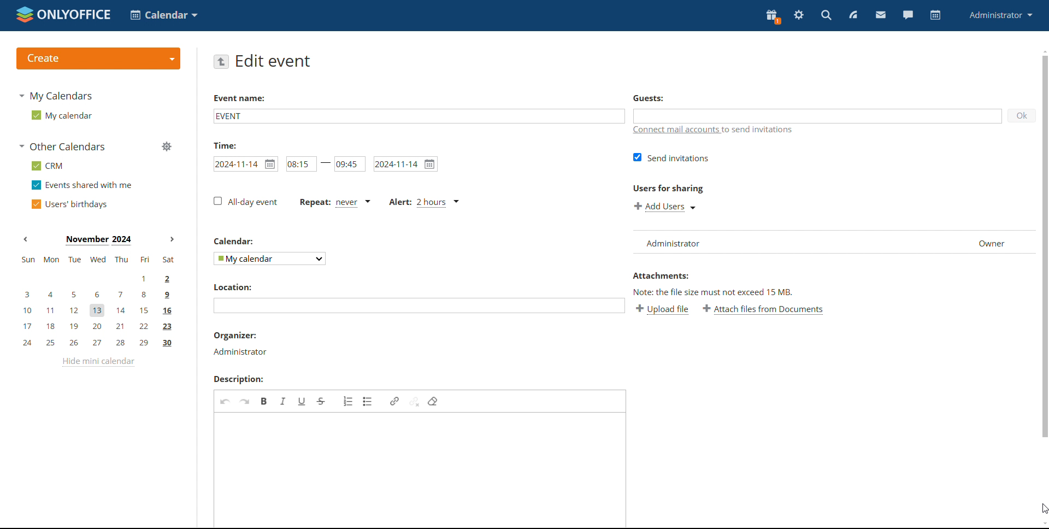  What do you see at coordinates (1042, 524) in the screenshot?
I see `scroll down` at bounding box center [1042, 524].